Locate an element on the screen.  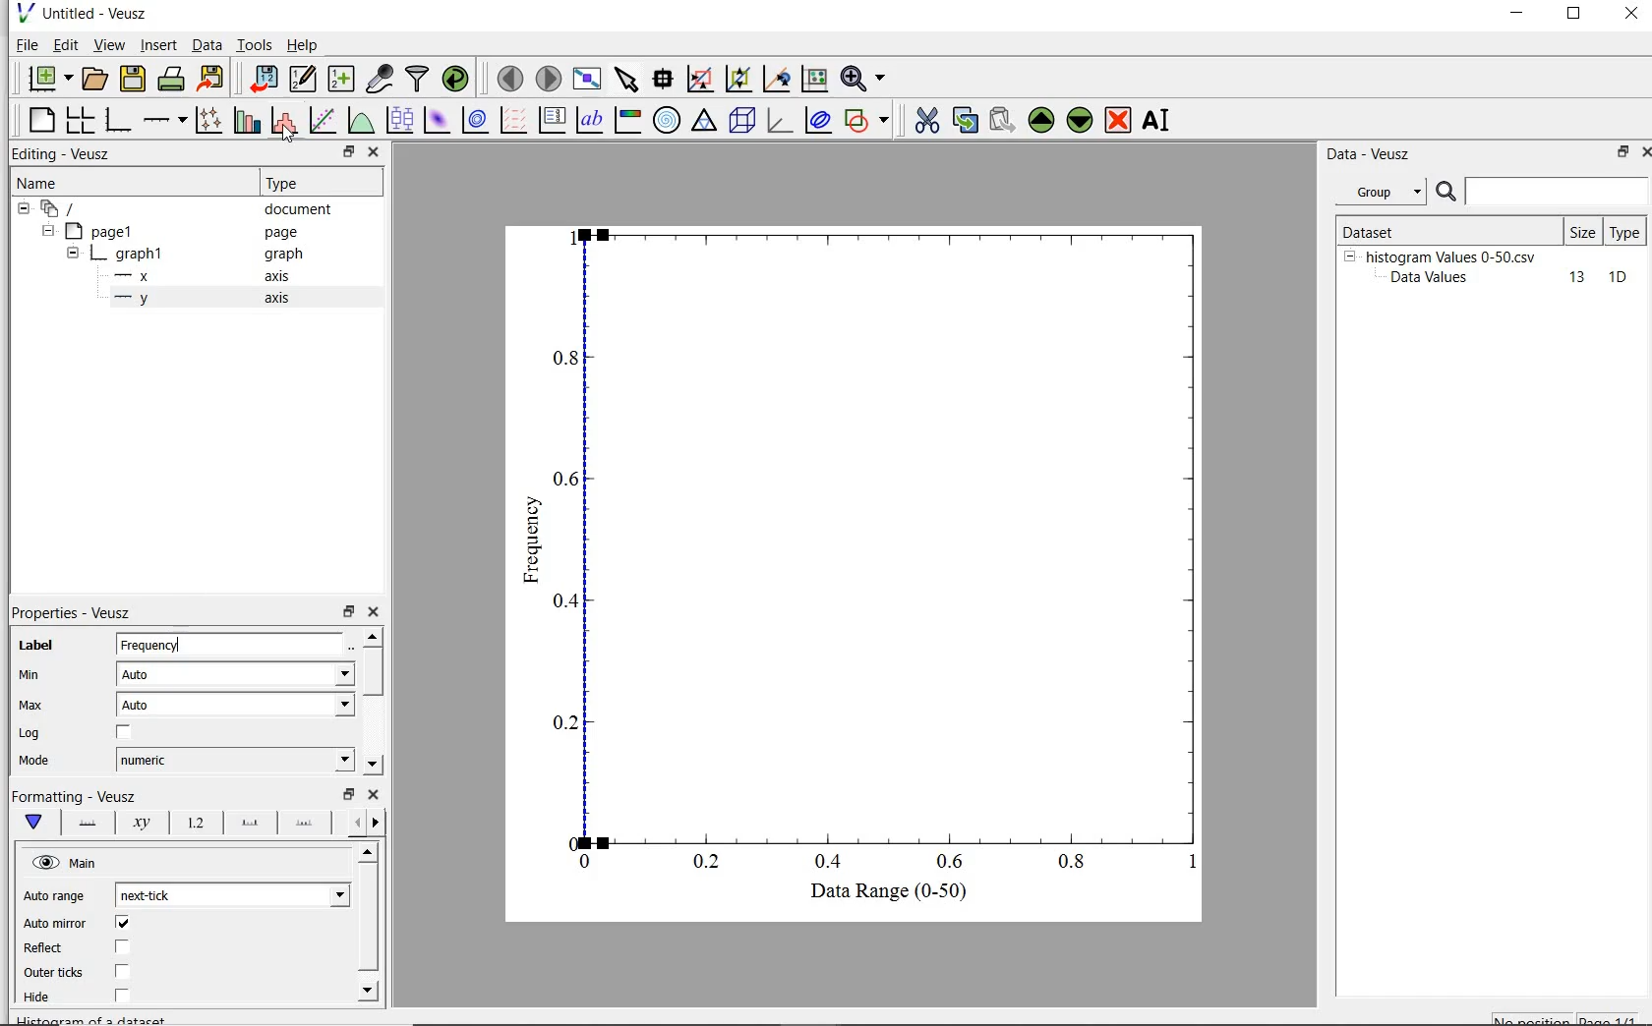
edit is located at coordinates (66, 44).